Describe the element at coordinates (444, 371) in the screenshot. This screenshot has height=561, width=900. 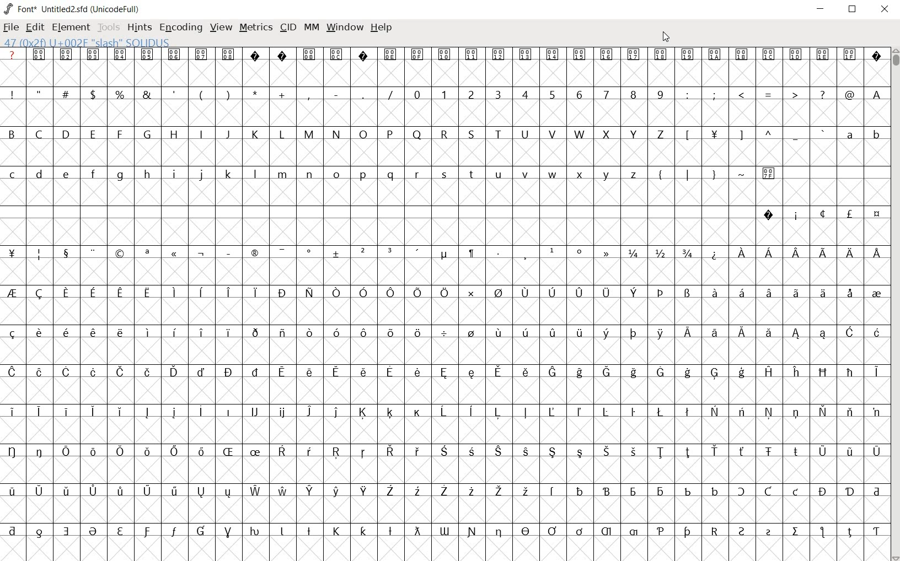
I see `special letters` at that location.